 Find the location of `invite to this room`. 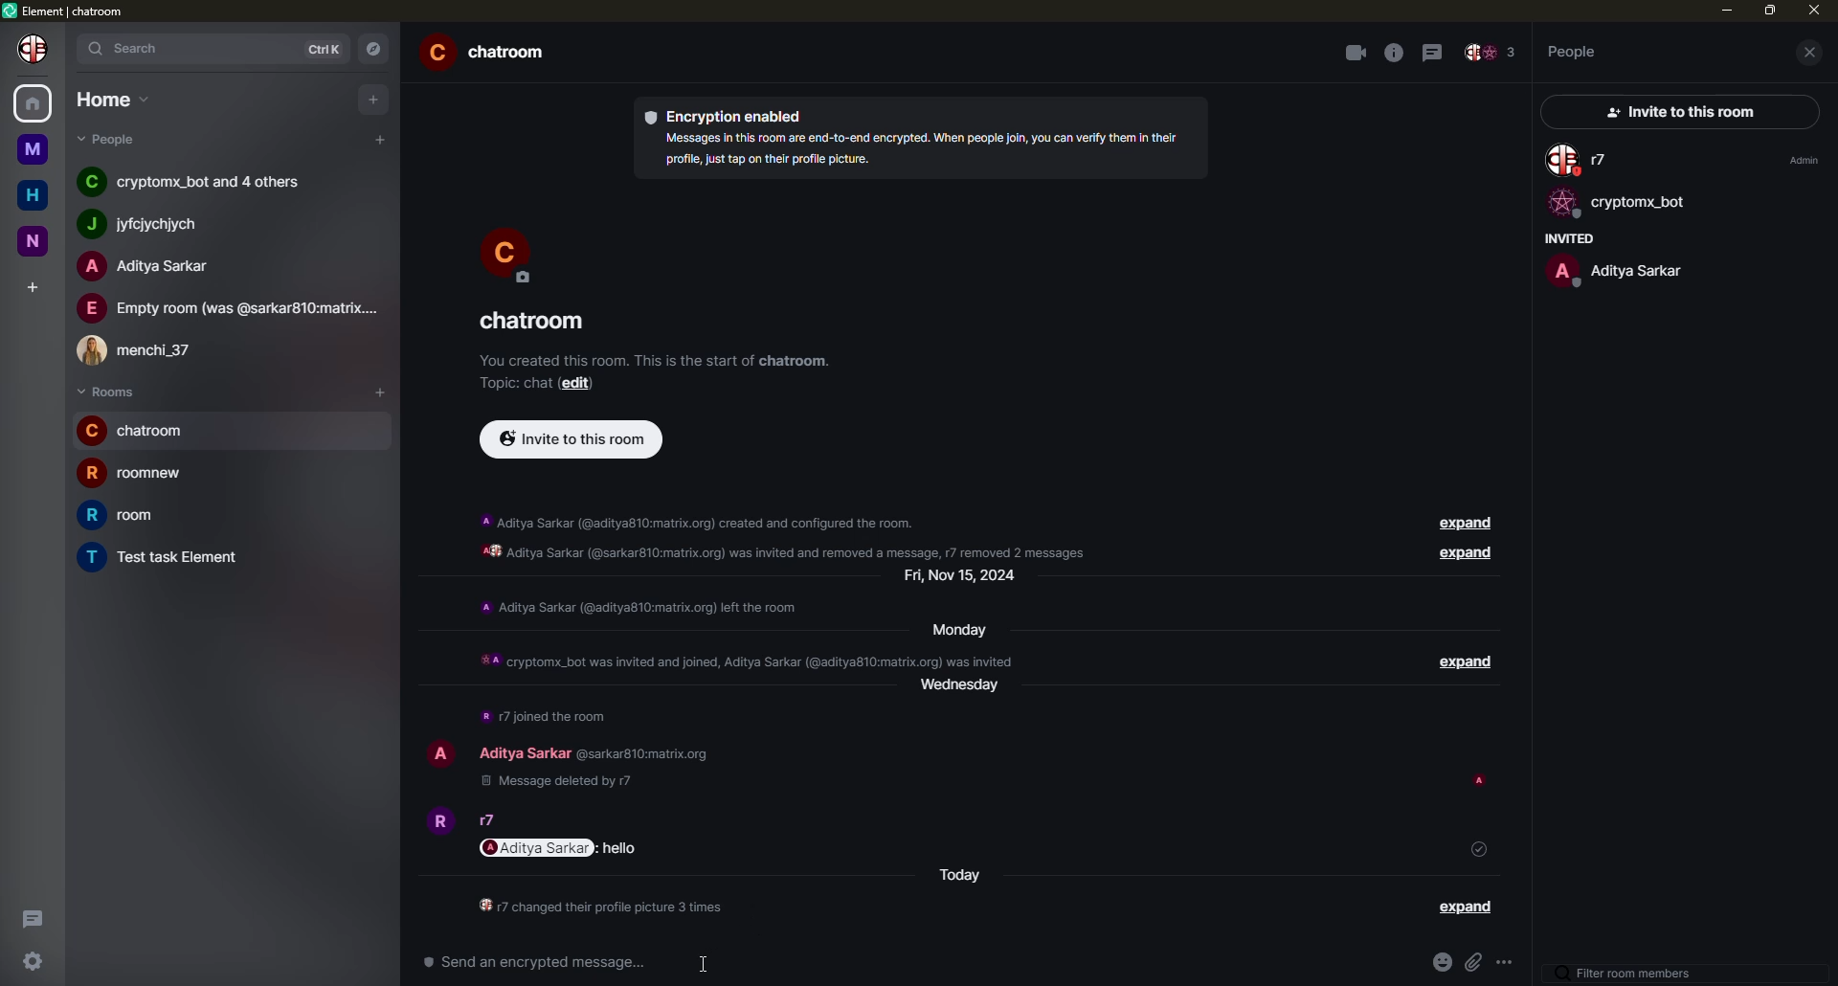

invite to this room is located at coordinates (572, 437).